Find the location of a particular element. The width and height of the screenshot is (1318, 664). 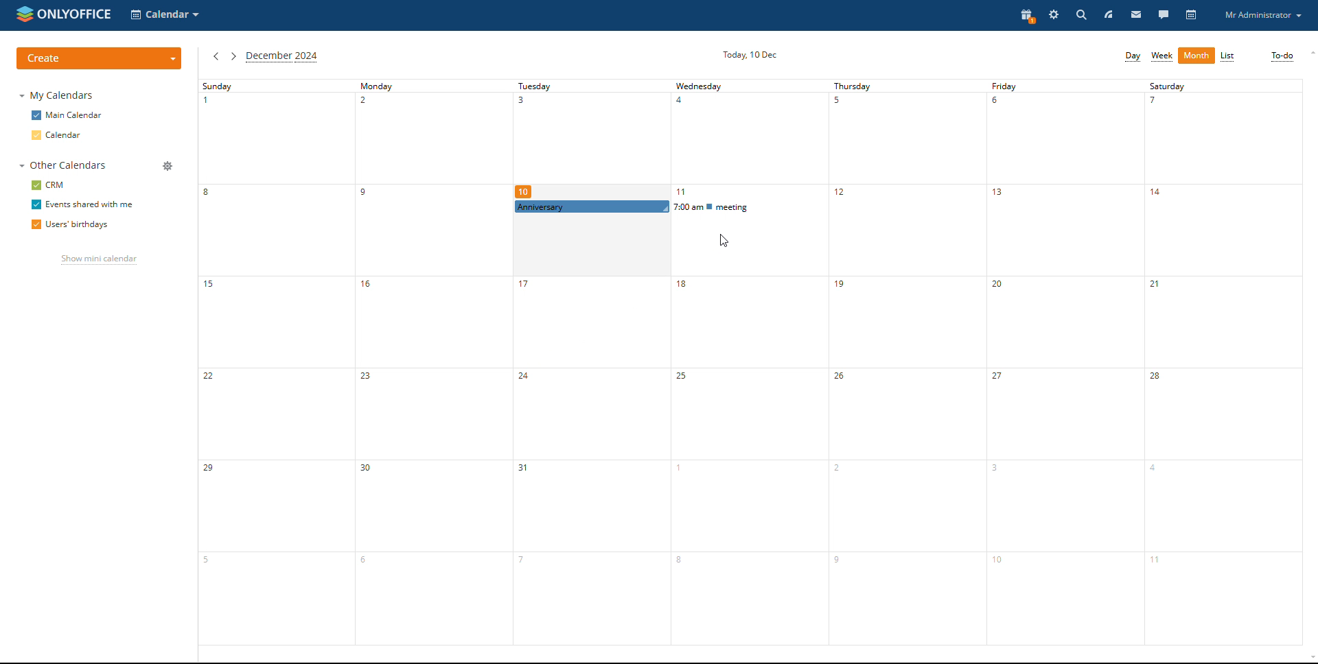

settings is located at coordinates (1053, 15).